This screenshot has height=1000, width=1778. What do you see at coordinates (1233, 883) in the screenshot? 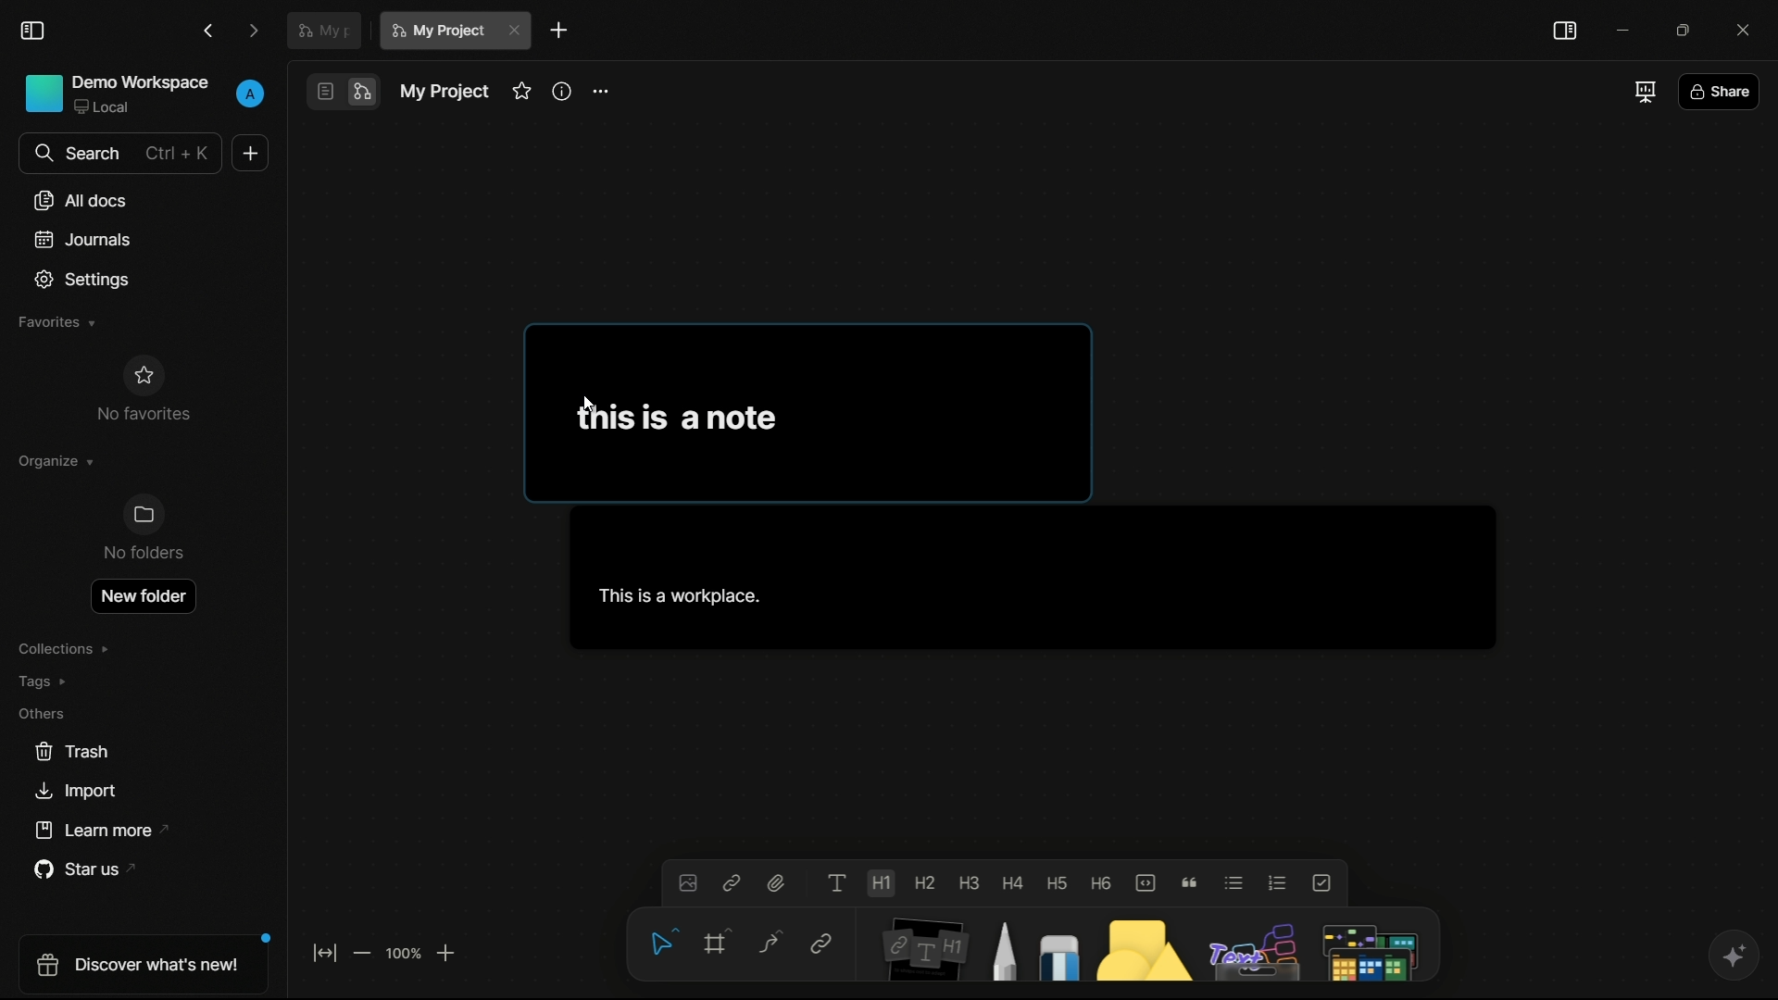
I see `bulleted list` at bounding box center [1233, 883].